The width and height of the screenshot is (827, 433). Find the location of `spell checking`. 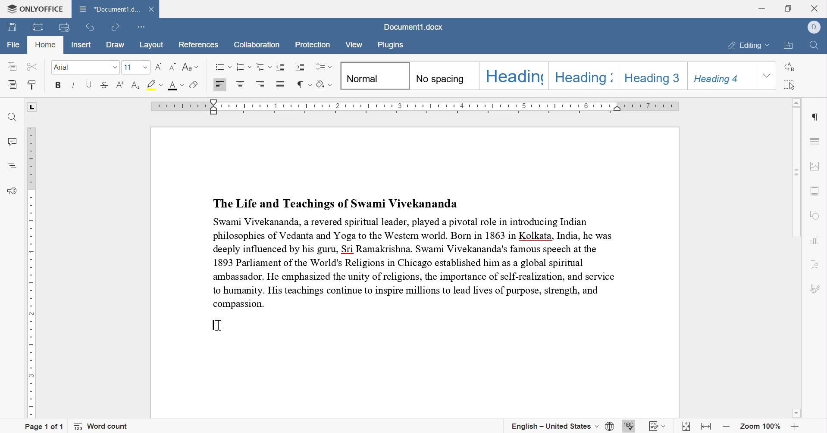

spell checking is located at coordinates (628, 427).